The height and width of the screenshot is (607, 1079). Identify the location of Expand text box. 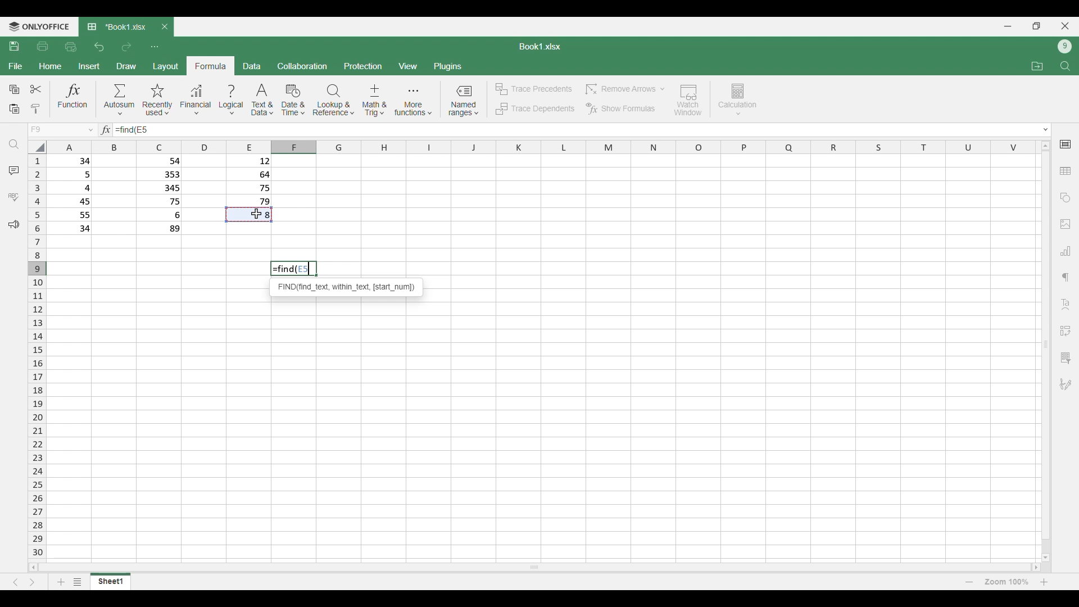
(1046, 130).